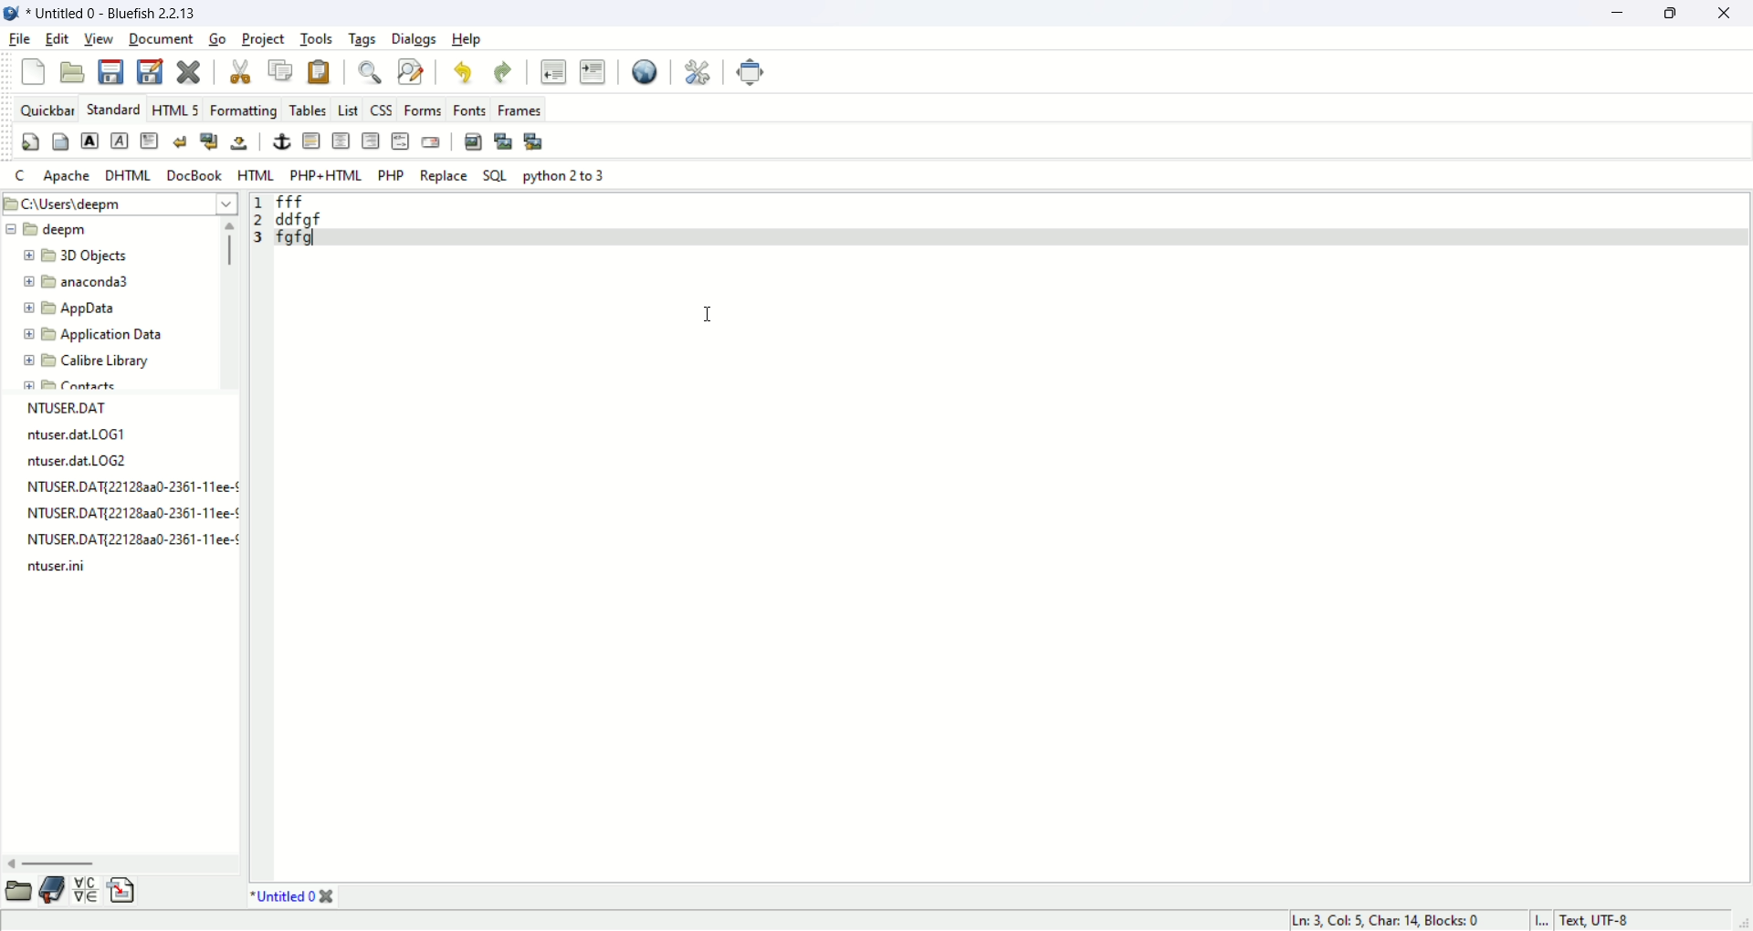  Describe the element at coordinates (116, 861) in the screenshot. I see `horizontal scroll bar` at that location.